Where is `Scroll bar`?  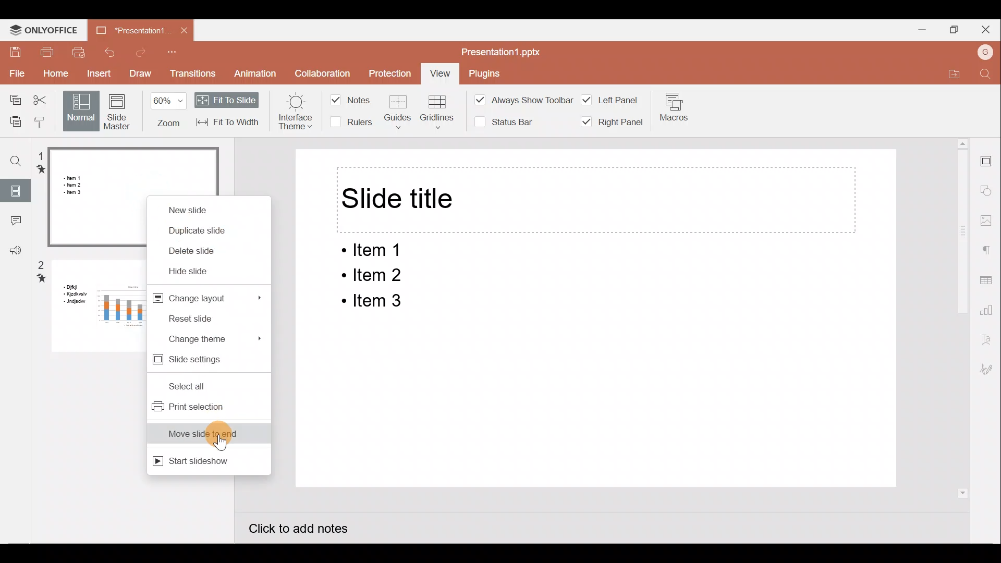
Scroll bar is located at coordinates (957, 340).